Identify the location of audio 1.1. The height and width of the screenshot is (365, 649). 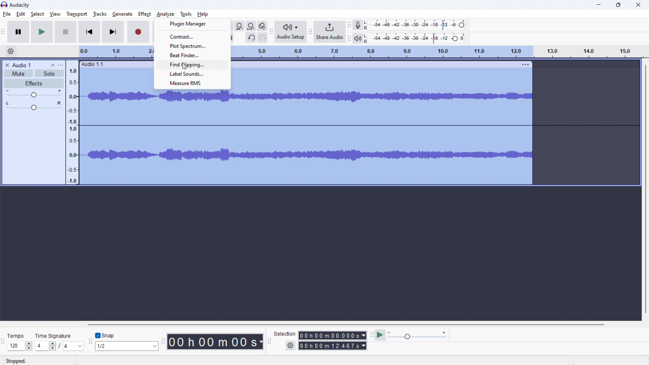
(93, 65).